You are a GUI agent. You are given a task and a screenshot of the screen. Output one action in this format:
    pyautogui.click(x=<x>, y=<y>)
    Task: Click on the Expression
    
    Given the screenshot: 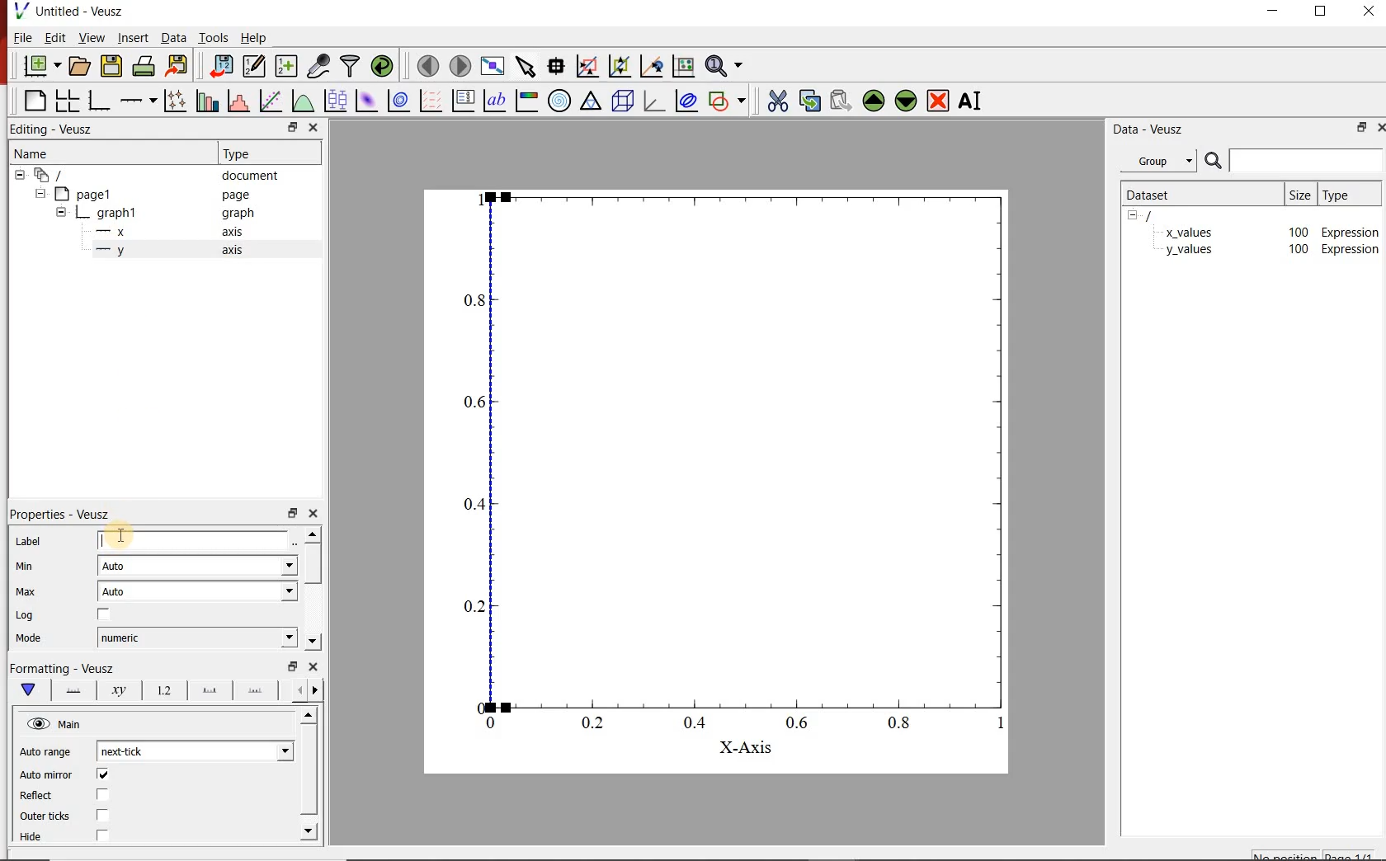 What is the action you would take?
    pyautogui.click(x=1351, y=230)
    